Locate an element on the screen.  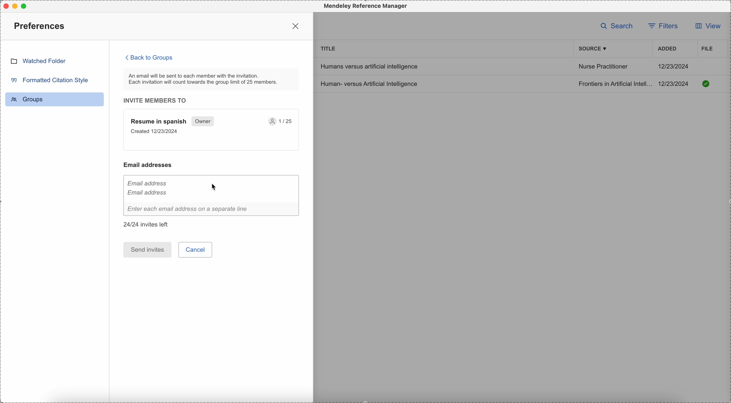
resume in spanish is located at coordinates (212, 130).